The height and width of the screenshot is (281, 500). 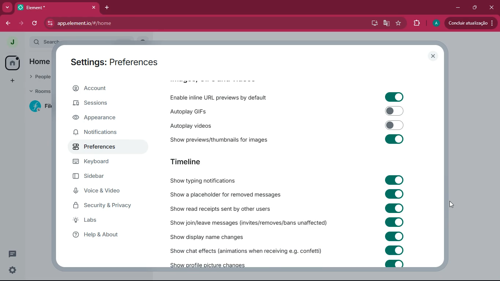 I want to click on toggle on/off, so click(x=394, y=263).